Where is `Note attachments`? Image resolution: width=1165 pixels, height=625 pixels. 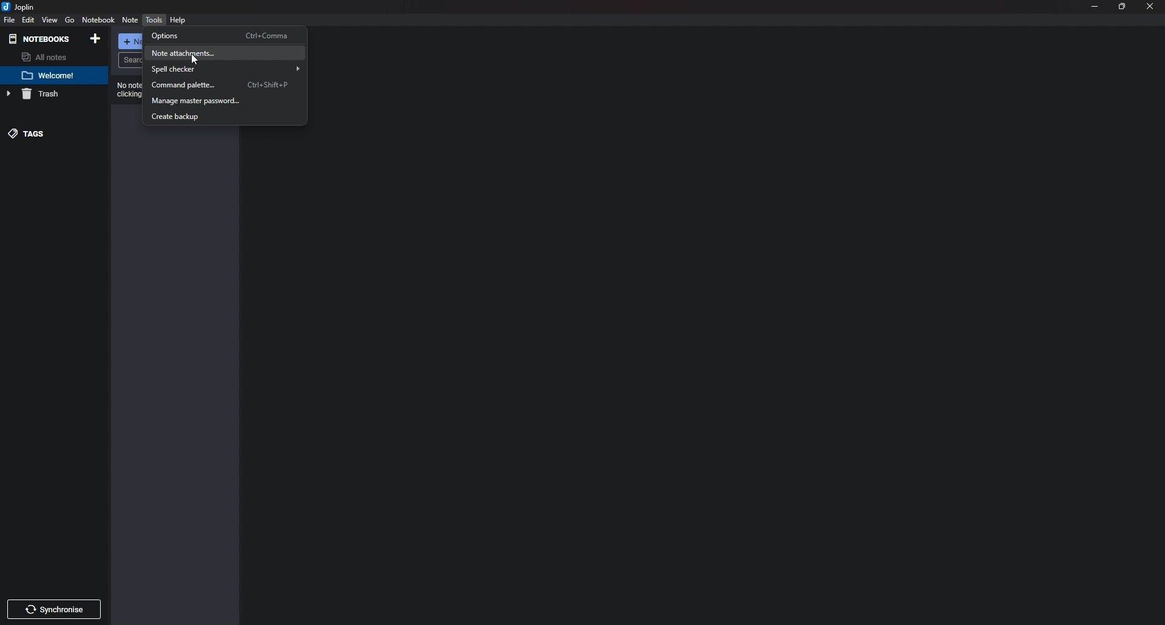 Note attachments is located at coordinates (225, 52).